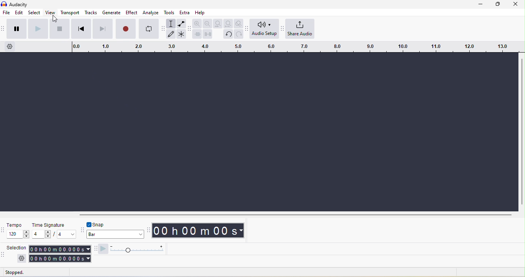  I want to click on zoom tool, so click(238, 23).